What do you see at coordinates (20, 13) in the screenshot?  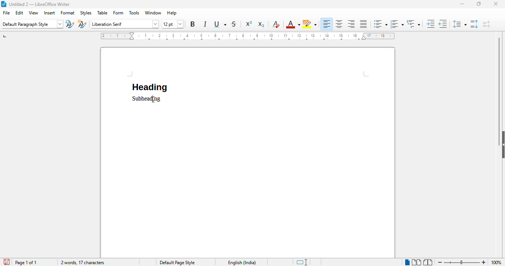 I see `edit` at bounding box center [20, 13].